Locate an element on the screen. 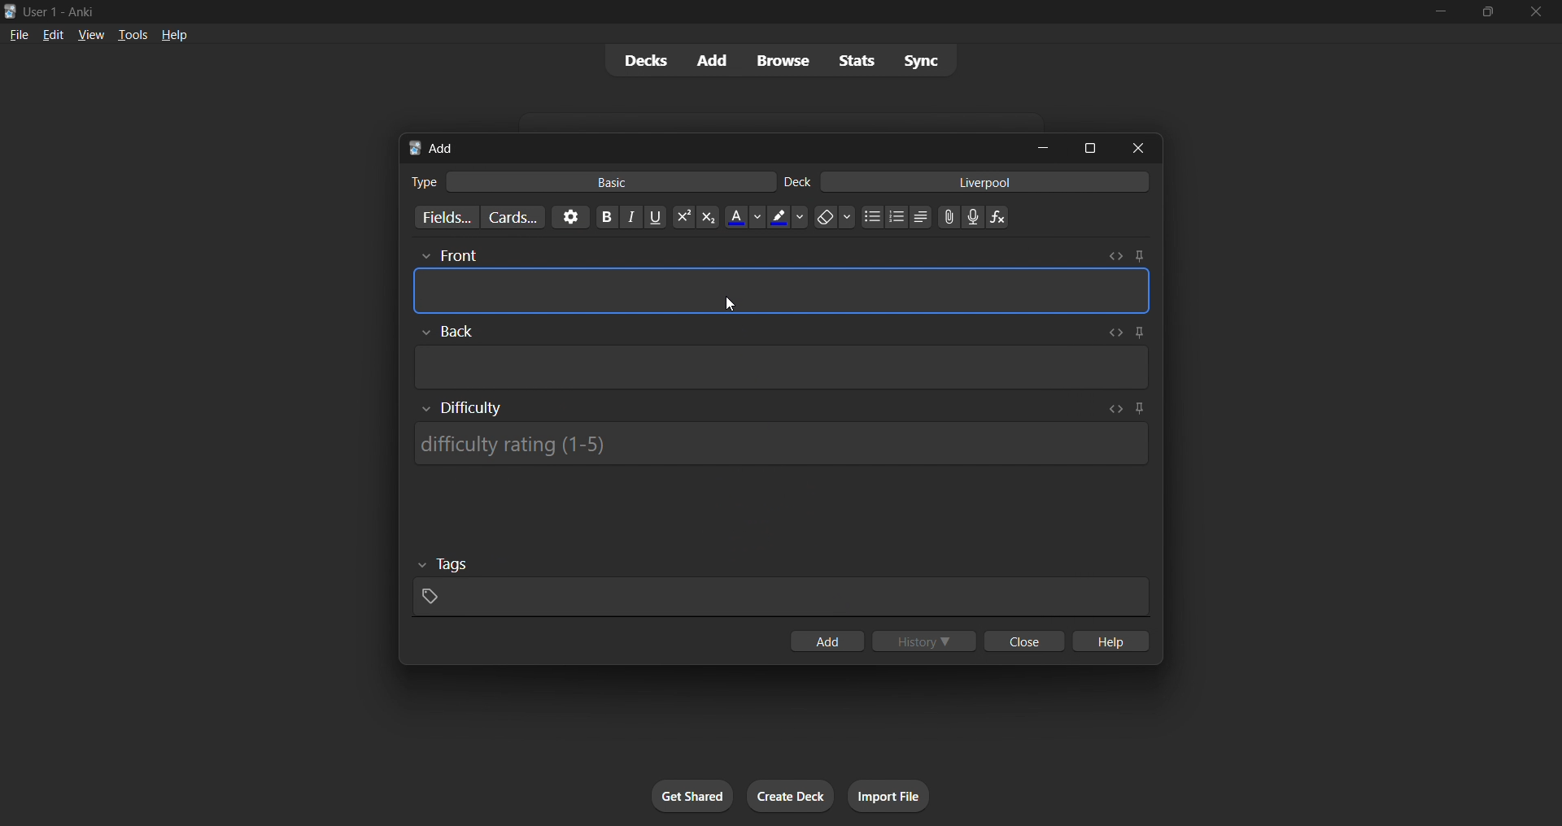  browse is located at coordinates (783, 60).